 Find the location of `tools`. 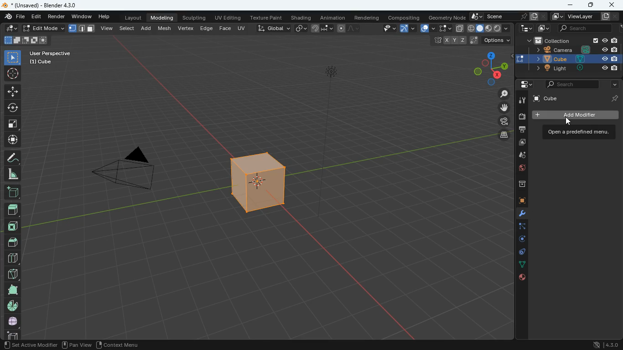

tools is located at coordinates (521, 99).